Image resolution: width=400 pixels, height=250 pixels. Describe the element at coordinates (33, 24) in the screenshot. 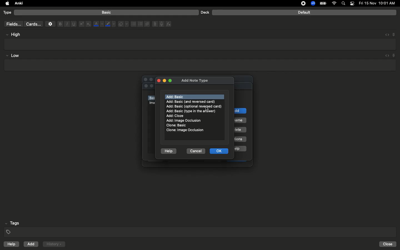

I see `Cards` at that location.